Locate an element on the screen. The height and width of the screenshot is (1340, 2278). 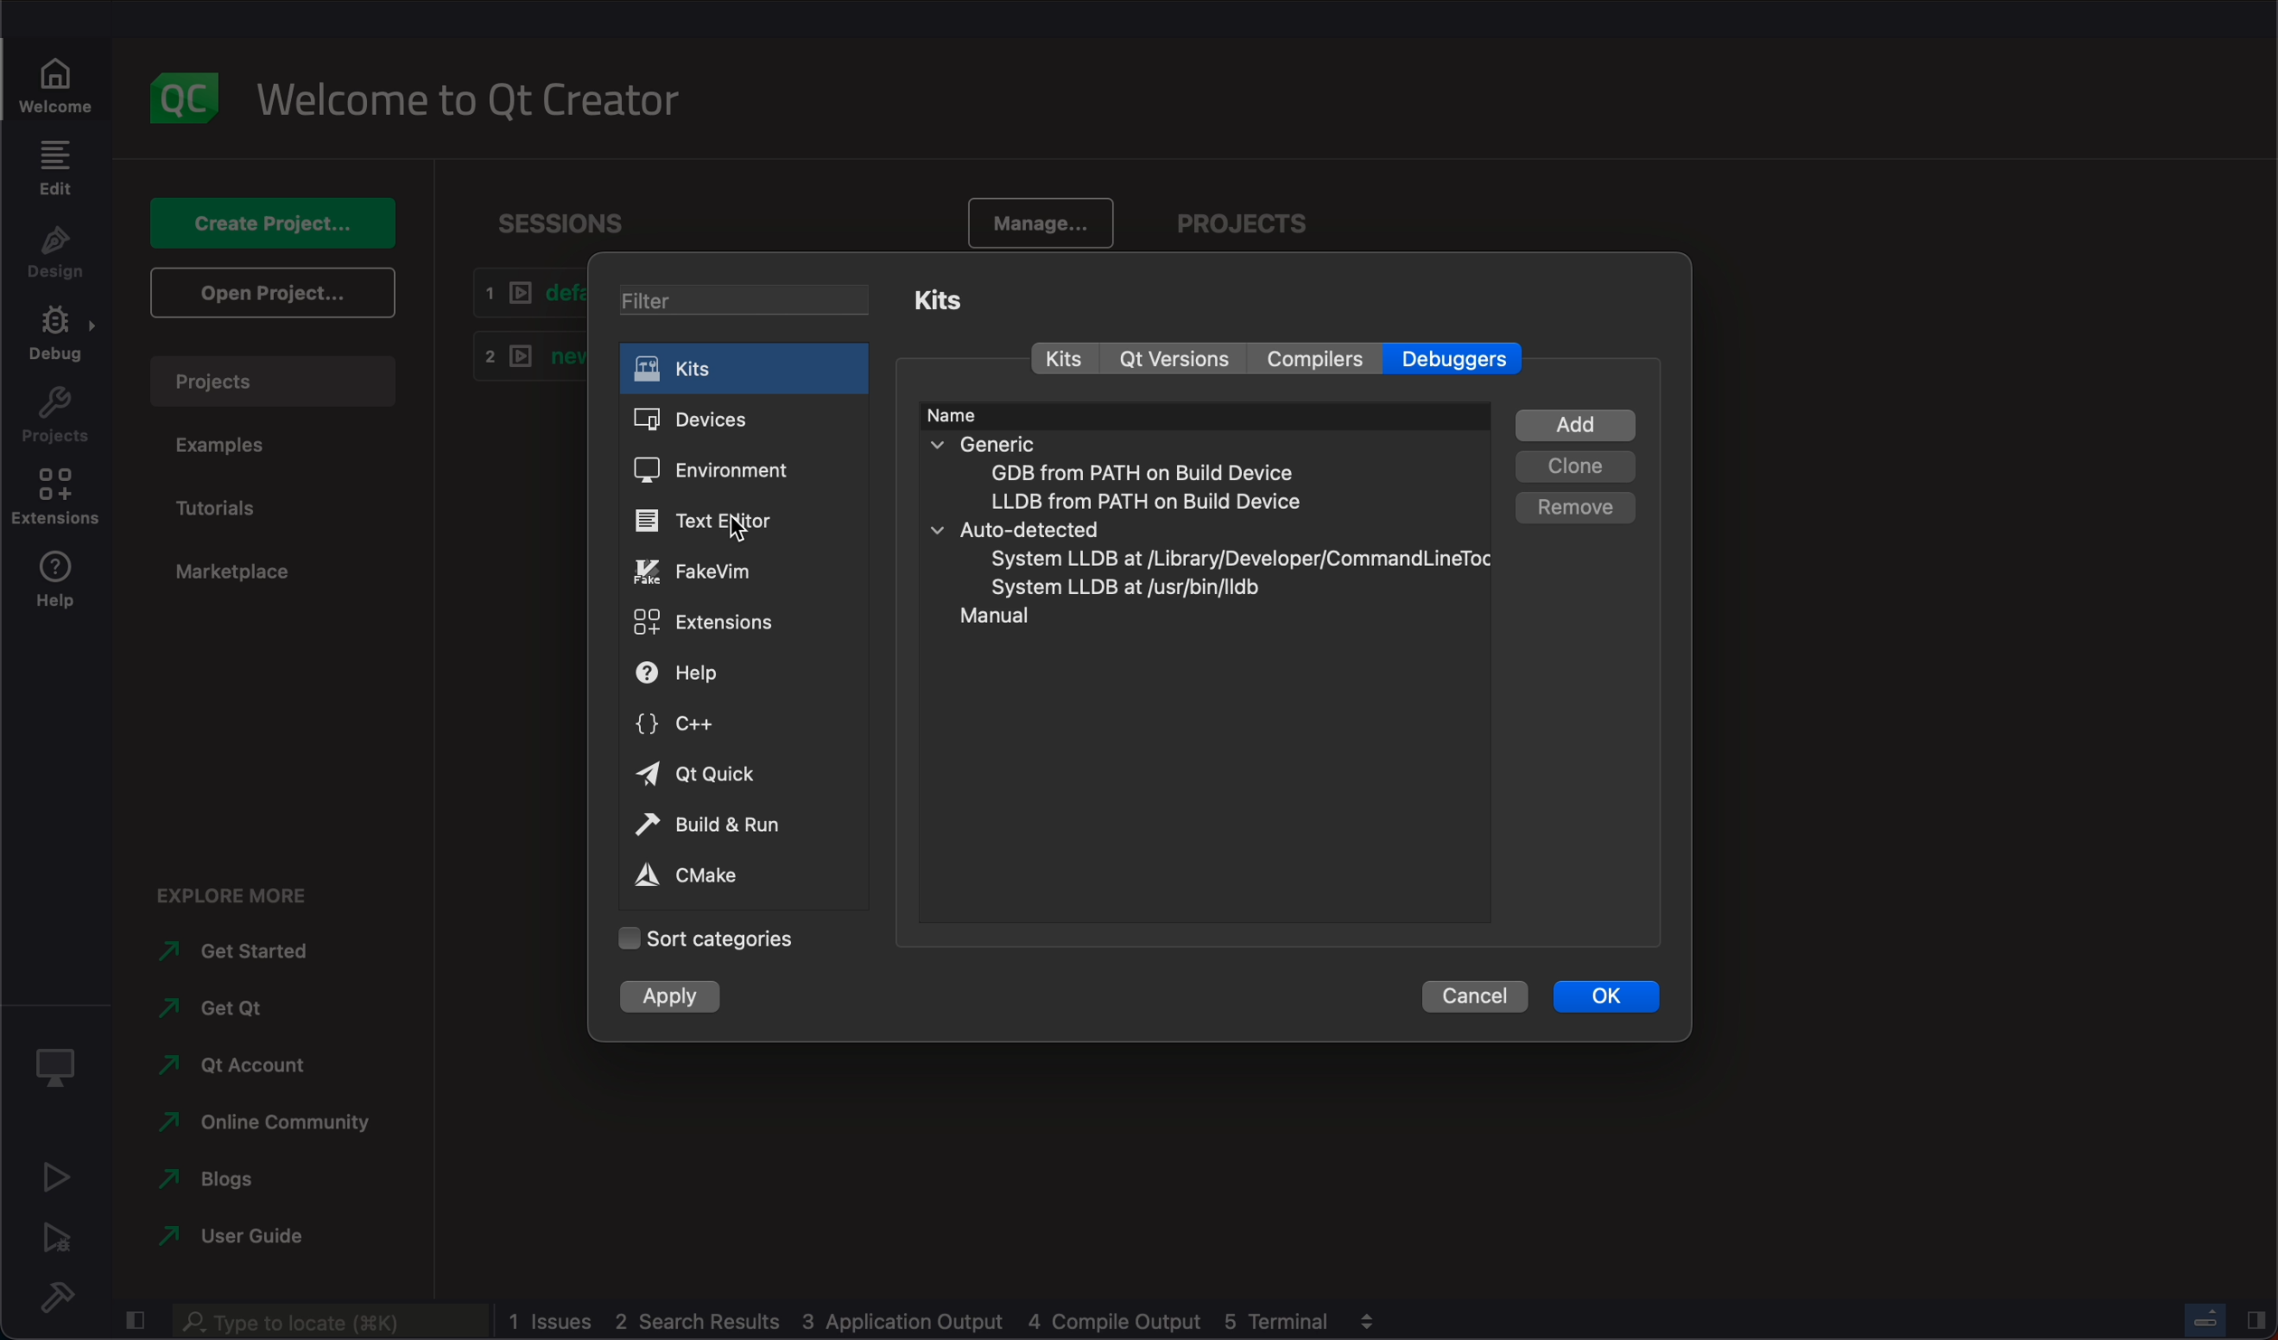
kits is located at coordinates (747, 372).